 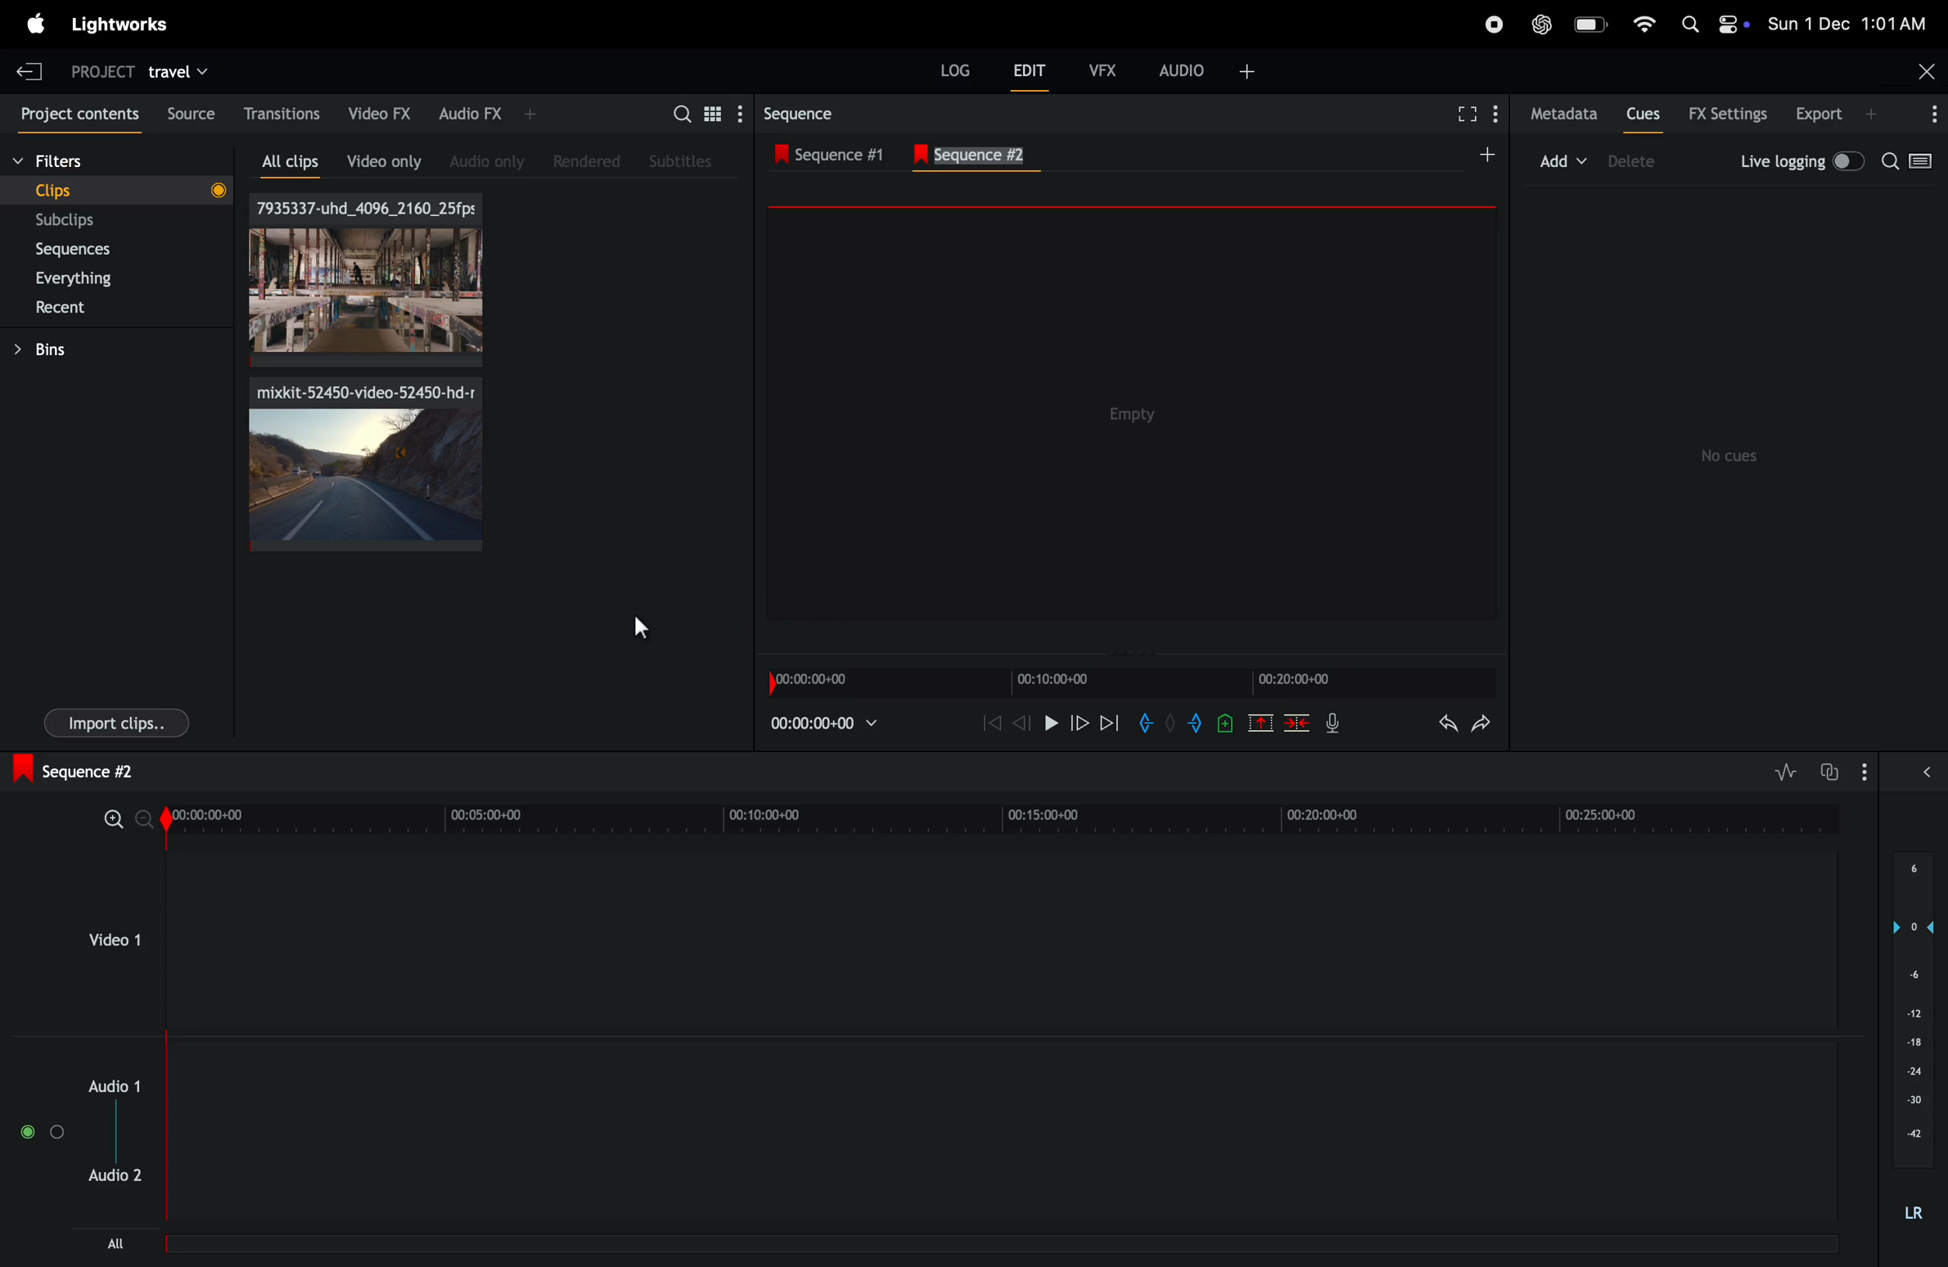 I want to click on toggle between list view, so click(x=710, y=113).